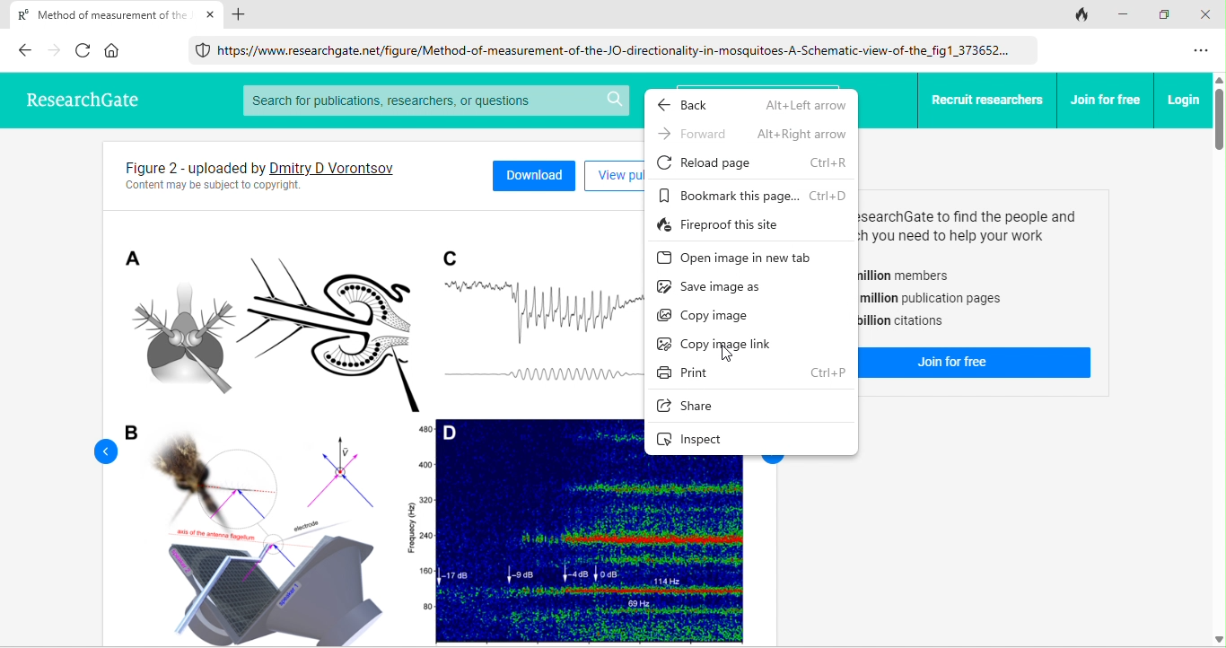 Image resolution: width=1226 pixels, height=648 pixels. What do you see at coordinates (1203, 51) in the screenshot?
I see `option` at bounding box center [1203, 51].